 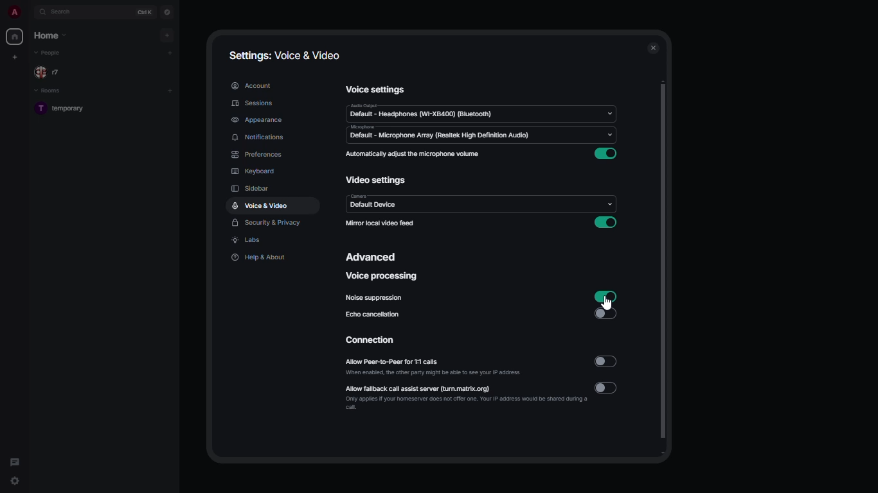 What do you see at coordinates (435, 367) in the screenshot?
I see `allow peer-to-peer for 1:1 calls` at bounding box center [435, 367].